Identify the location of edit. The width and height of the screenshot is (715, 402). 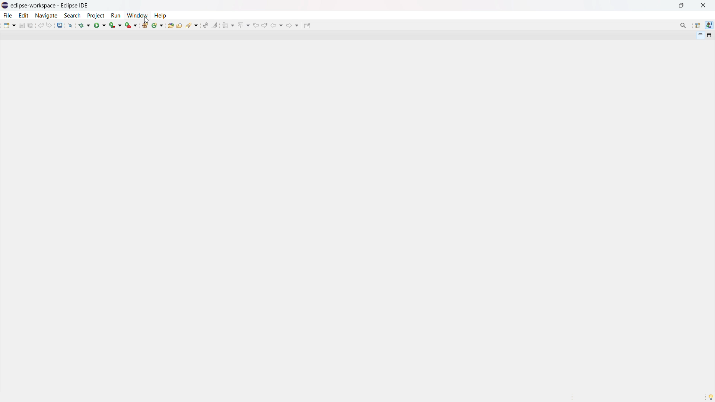
(23, 16).